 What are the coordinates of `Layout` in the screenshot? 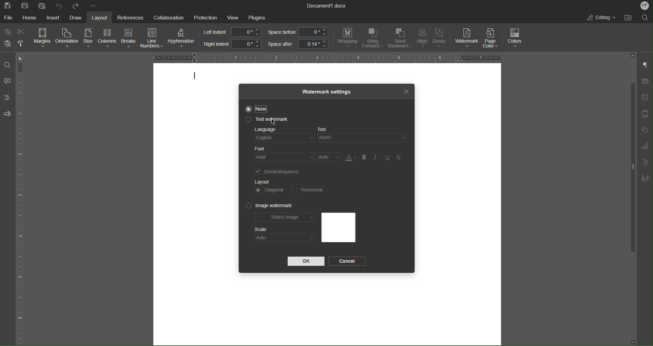 It's located at (262, 182).